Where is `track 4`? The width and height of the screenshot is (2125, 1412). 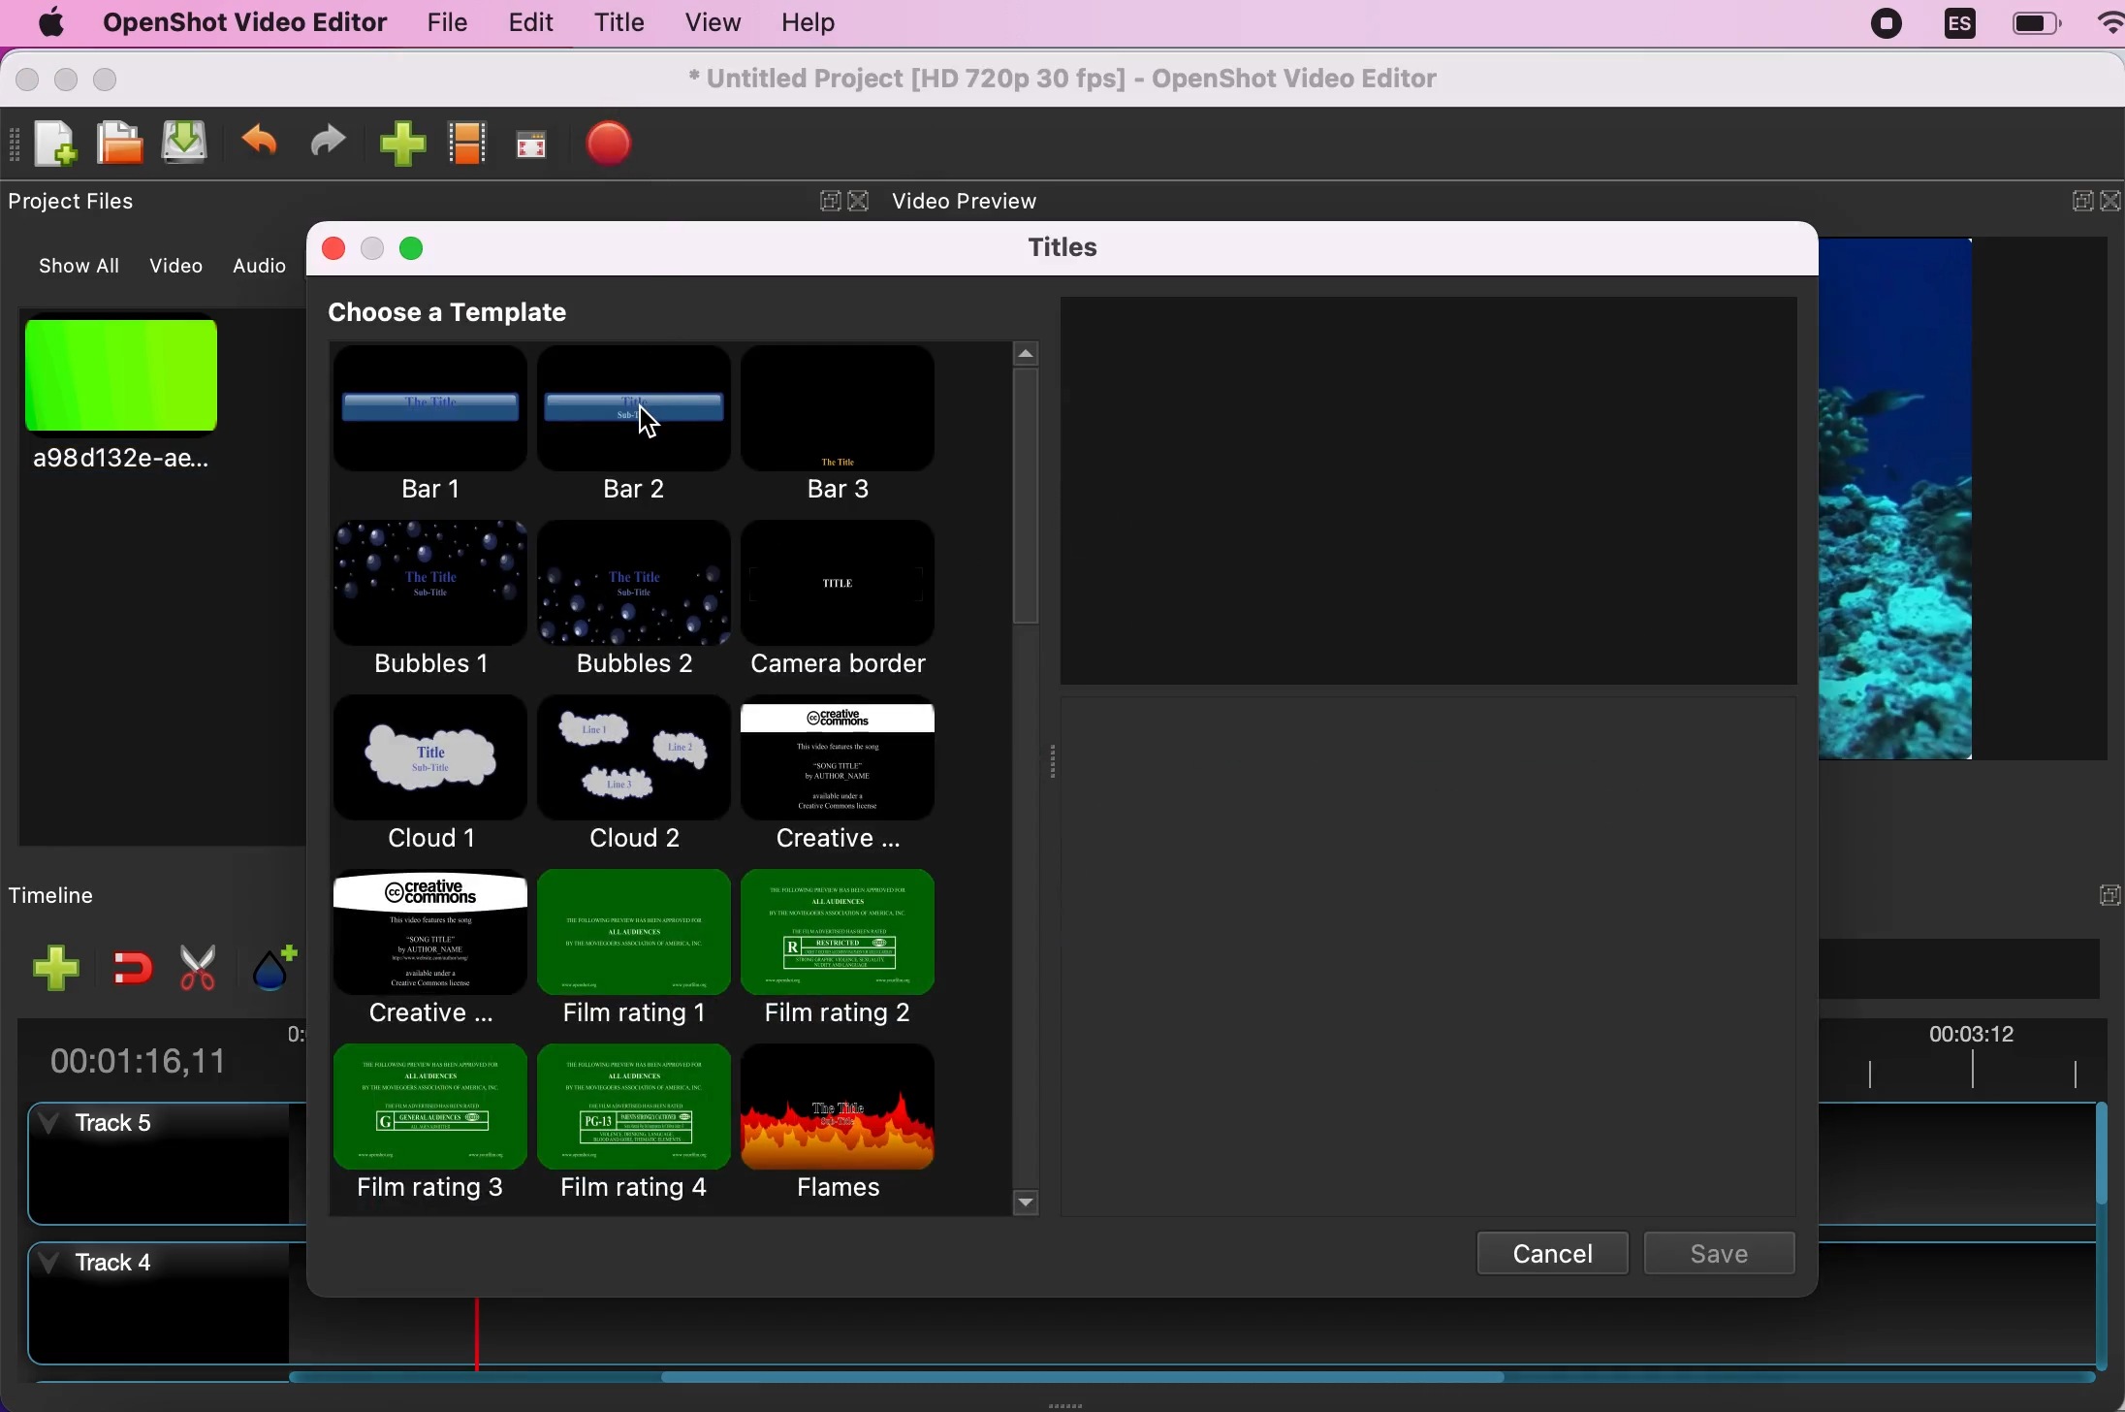 track 4 is located at coordinates (158, 1307).